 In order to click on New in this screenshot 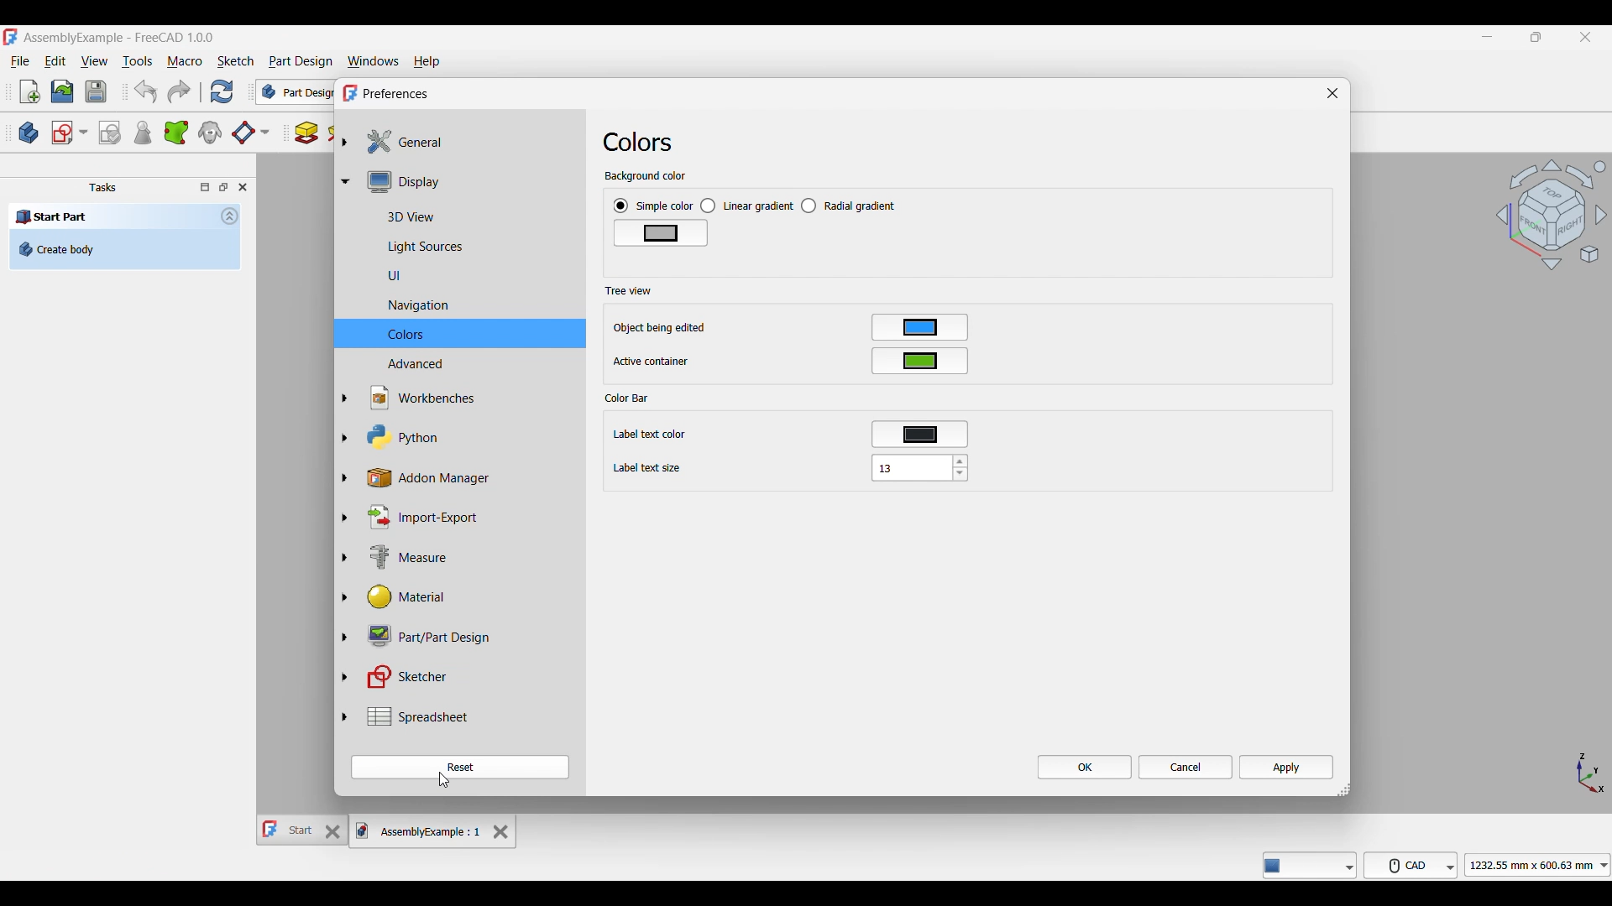, I will do `click(30, 91)`.